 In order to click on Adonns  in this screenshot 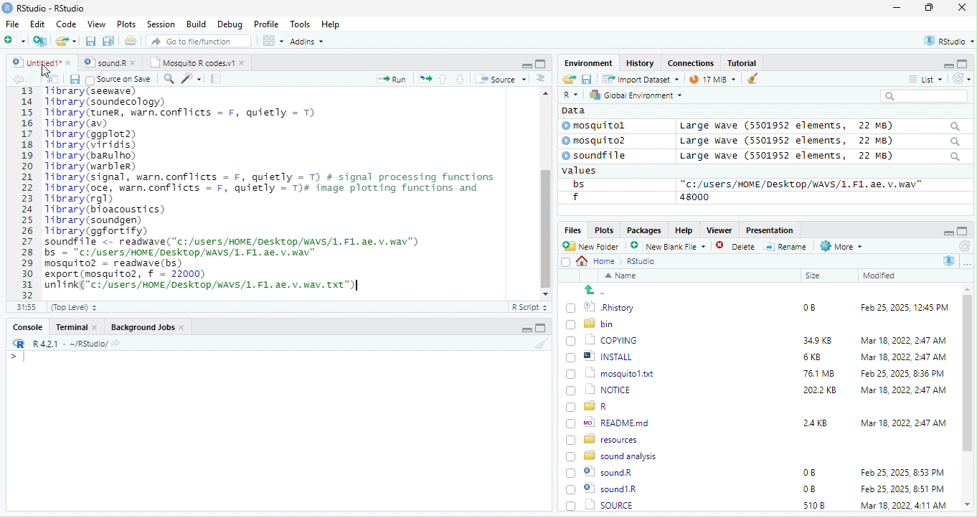, I will do `click(307, 44)`.